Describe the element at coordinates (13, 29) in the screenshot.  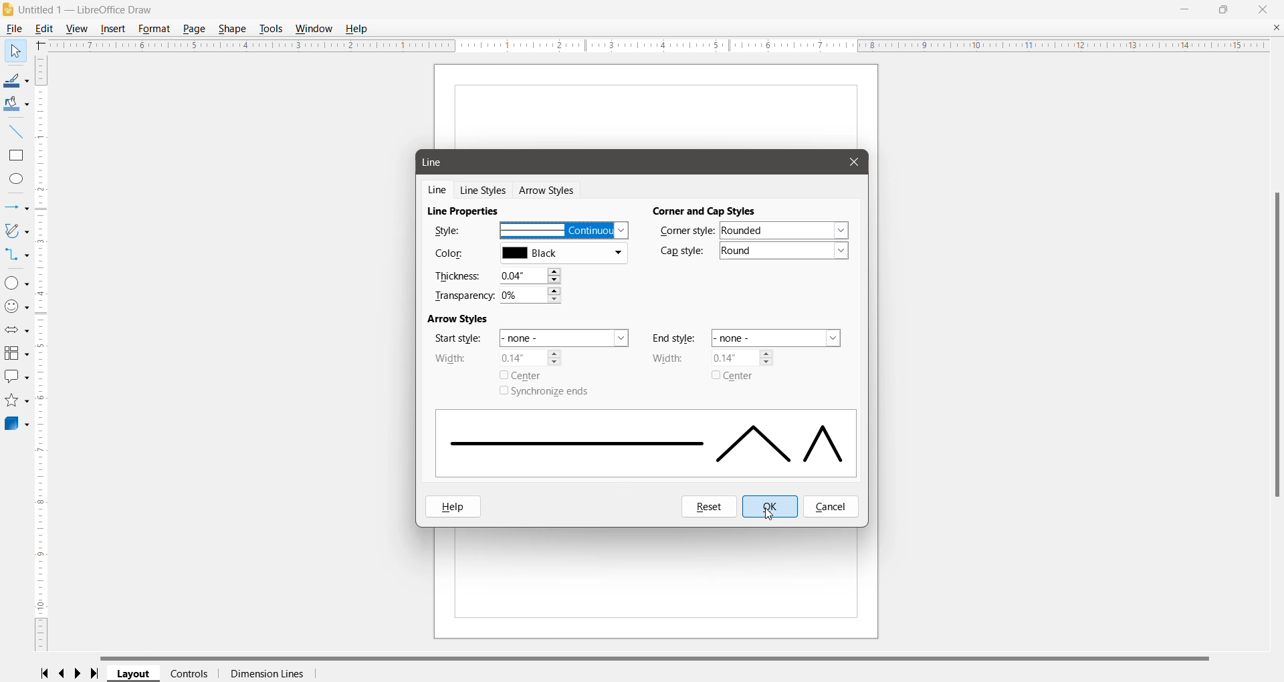
I see `File` at that location.